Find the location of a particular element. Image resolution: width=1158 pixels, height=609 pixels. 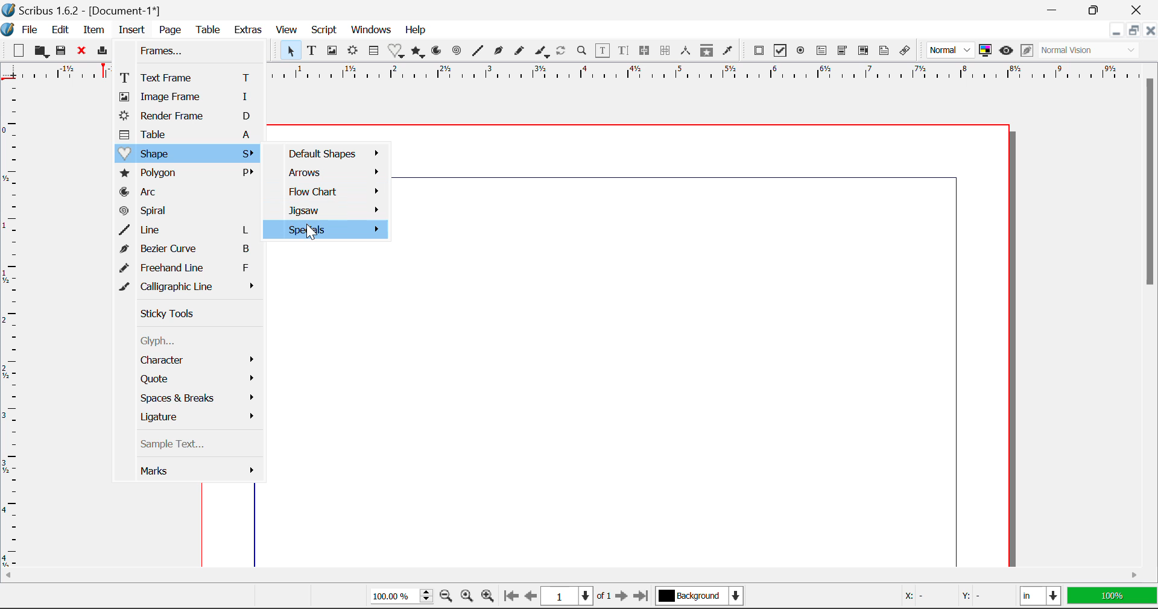

Restore Down is located at coordinates (1118, 32).